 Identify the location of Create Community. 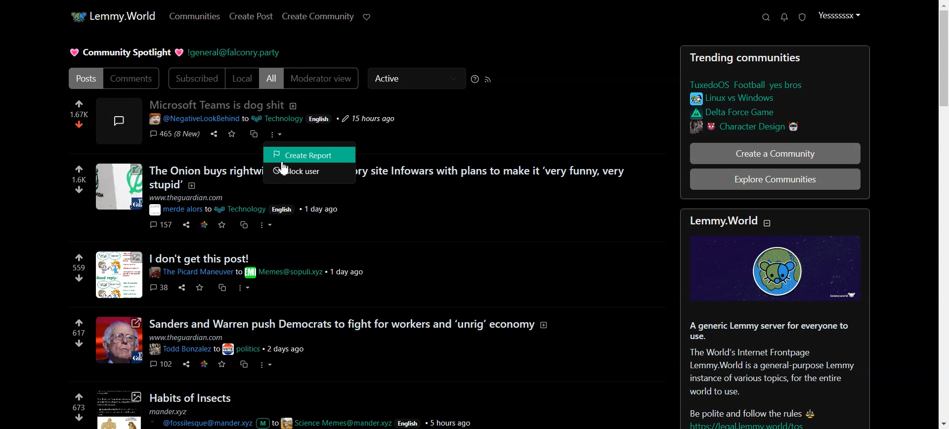
(318, 16).